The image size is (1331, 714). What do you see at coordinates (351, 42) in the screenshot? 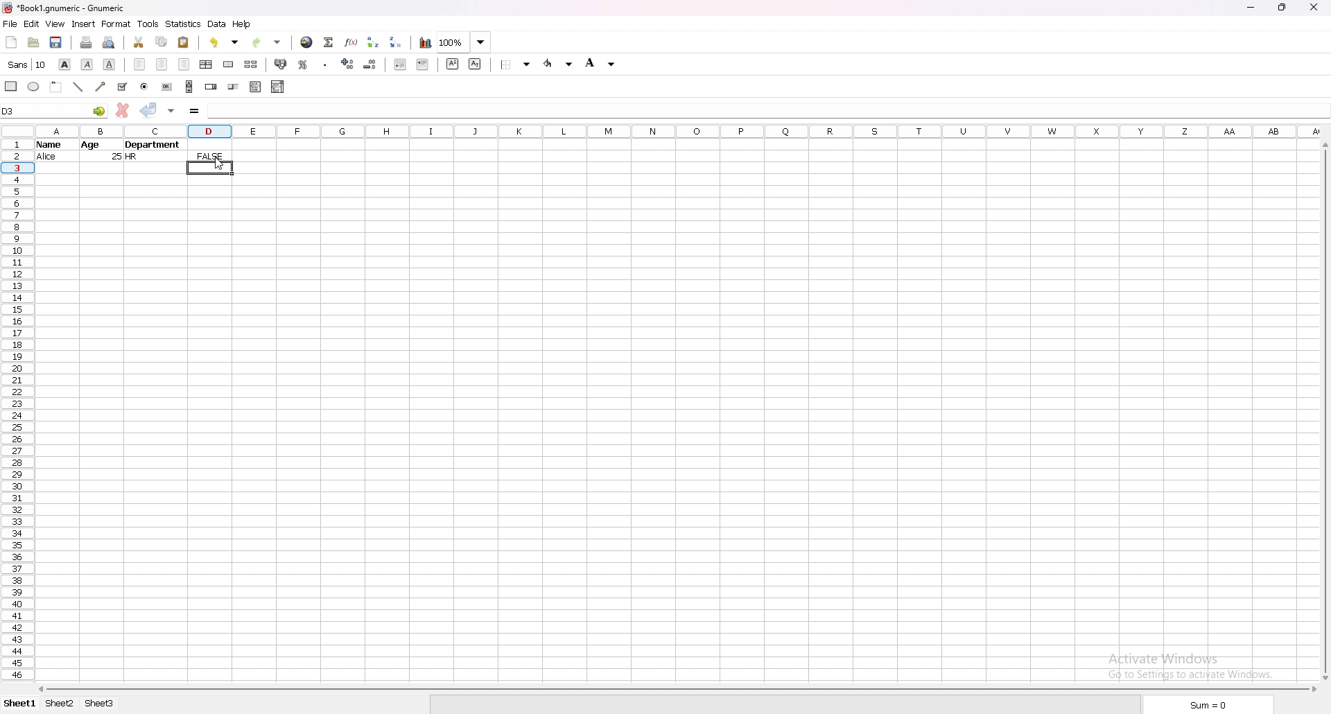
I see `functions` at bounding box center [351, 42].